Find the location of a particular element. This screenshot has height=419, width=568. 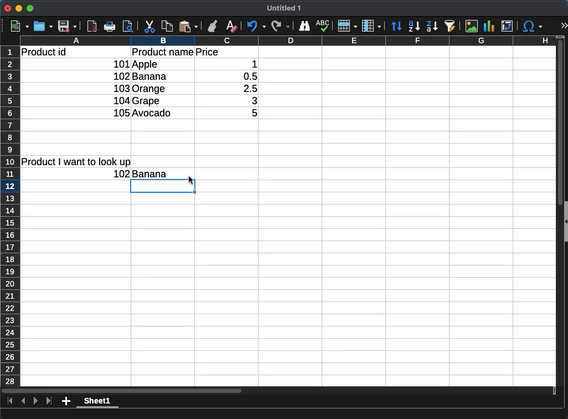

Collapse/Expand is located at coordinates (566, 222).